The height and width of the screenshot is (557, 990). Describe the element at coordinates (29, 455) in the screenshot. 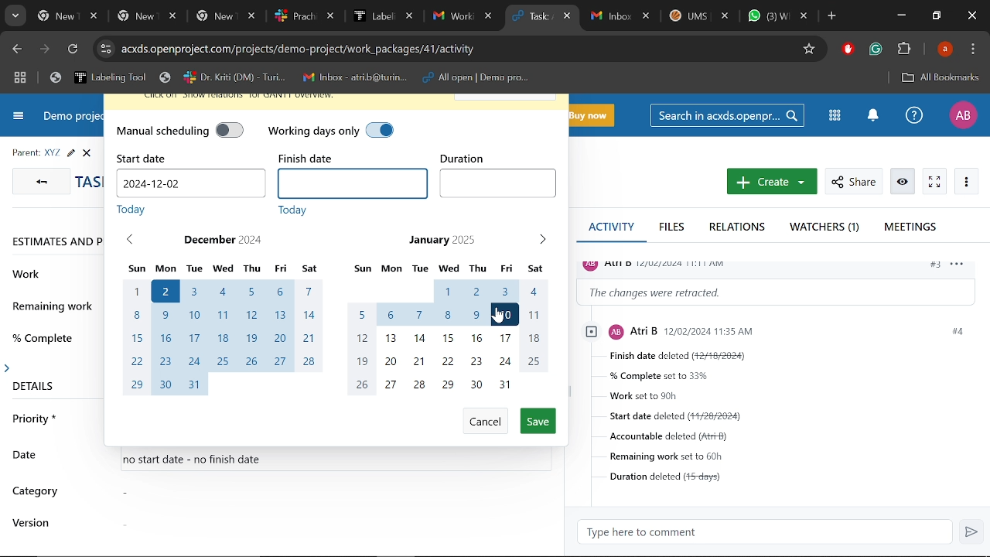

I see `date` at that location.